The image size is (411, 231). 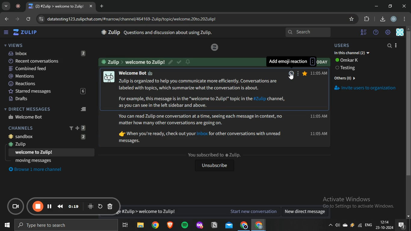 I want to click on combined feed, so click(x=47, y=69).